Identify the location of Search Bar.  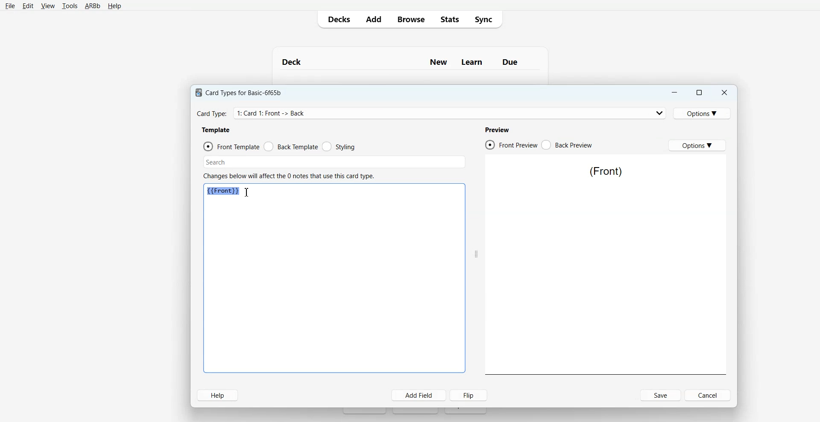
(334, 162).